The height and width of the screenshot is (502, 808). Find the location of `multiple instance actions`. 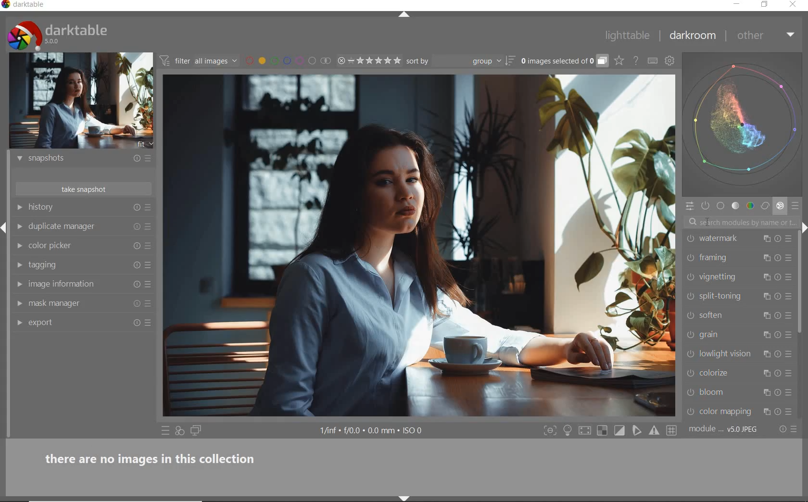

multiple instance actions is located at coordinates (766, 392).